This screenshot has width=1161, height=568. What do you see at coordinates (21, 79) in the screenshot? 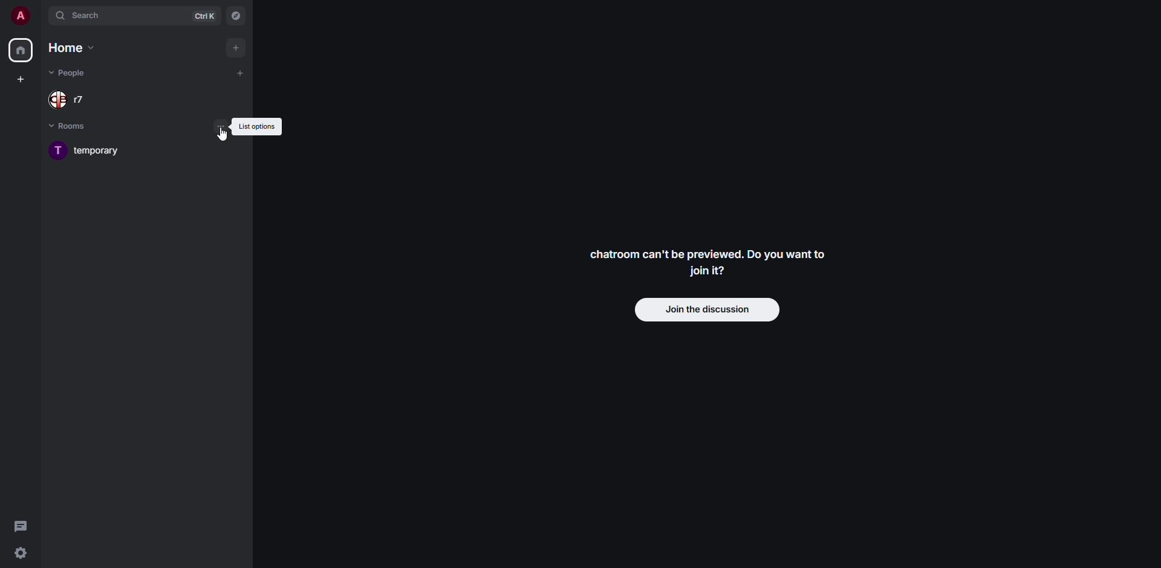
I see `create space` at bounding box center [21, 79].